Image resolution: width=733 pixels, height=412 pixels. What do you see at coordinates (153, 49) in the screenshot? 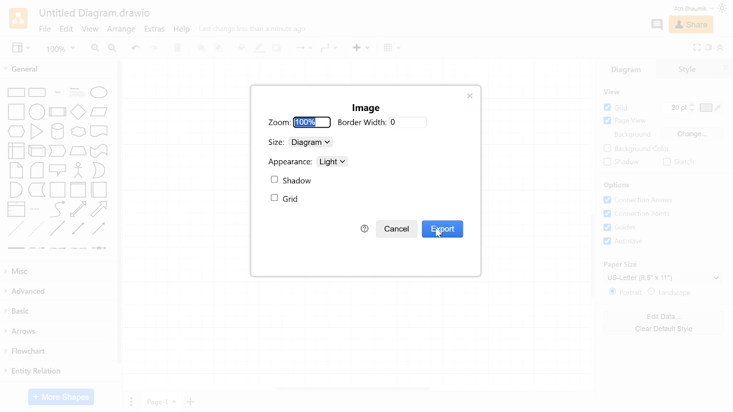
I see `Redo` at bounding box center [153, 49].